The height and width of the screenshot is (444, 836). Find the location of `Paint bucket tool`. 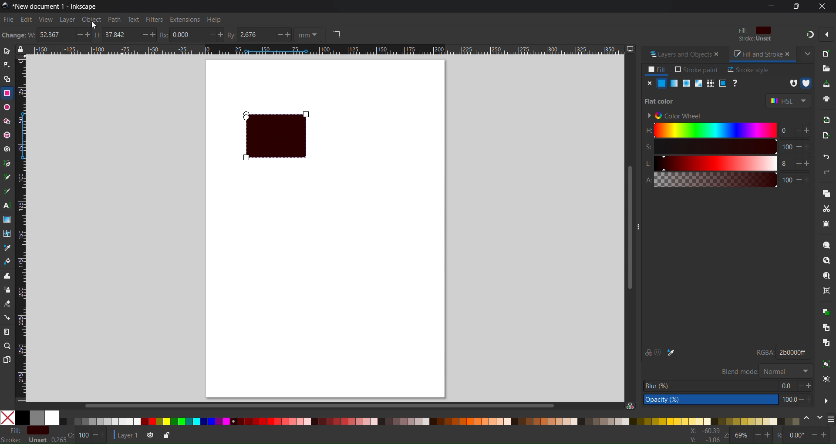

Paint bucket tool is located at coordinates (7, 260).